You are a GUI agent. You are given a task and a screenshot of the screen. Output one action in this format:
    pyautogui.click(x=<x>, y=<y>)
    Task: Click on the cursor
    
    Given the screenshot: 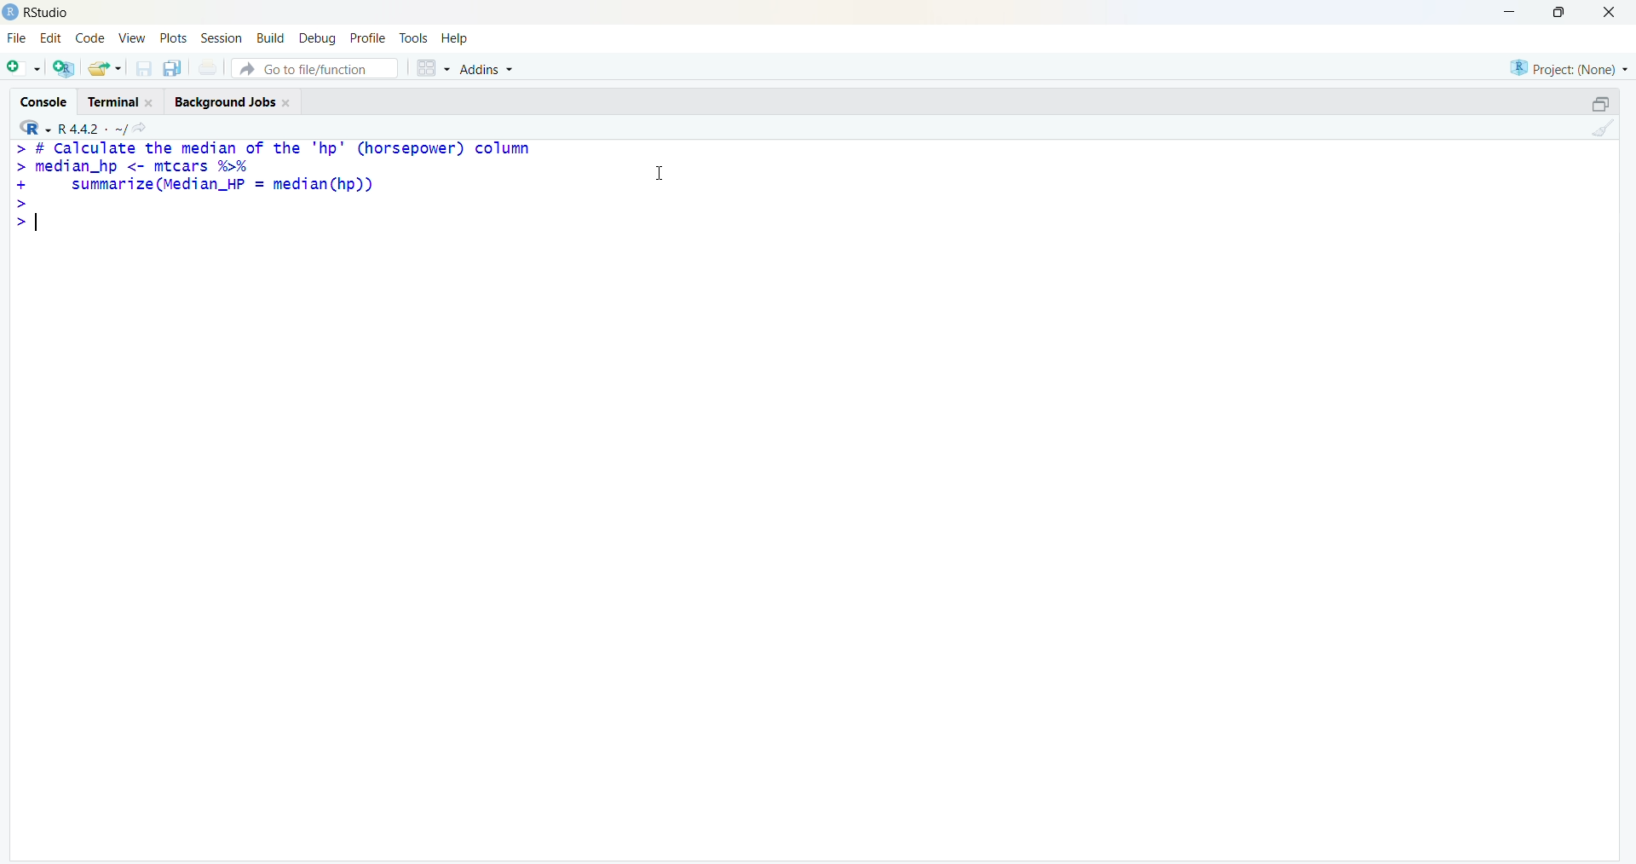 What is the action you would take?
    pyautogui.click(x=660, y=175)
    